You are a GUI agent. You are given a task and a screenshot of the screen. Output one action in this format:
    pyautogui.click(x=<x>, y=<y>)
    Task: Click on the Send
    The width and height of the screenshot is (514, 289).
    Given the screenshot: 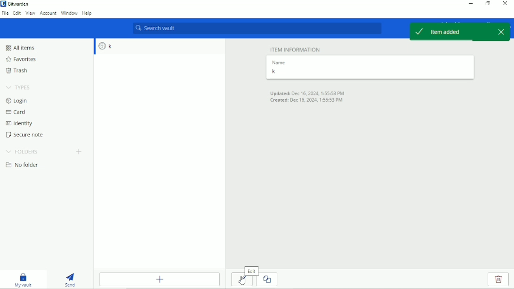 What is the action you would take?
    pyautogui.click(x=69, y=280)
    